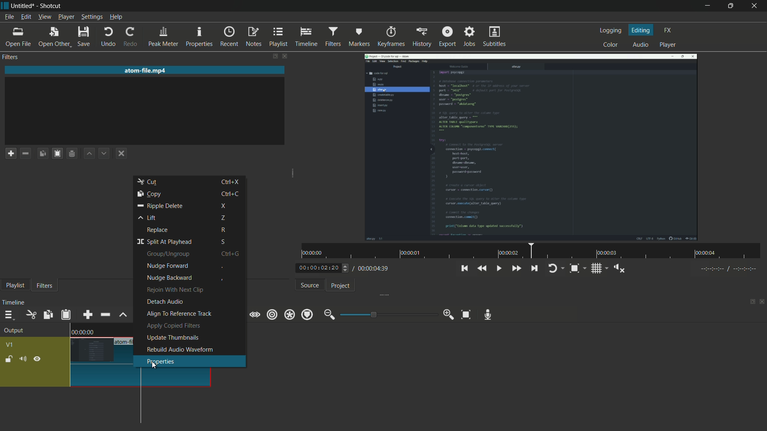 The height and width of the screenshot is (431, 767). I want to click on paste, so click(66, 314).